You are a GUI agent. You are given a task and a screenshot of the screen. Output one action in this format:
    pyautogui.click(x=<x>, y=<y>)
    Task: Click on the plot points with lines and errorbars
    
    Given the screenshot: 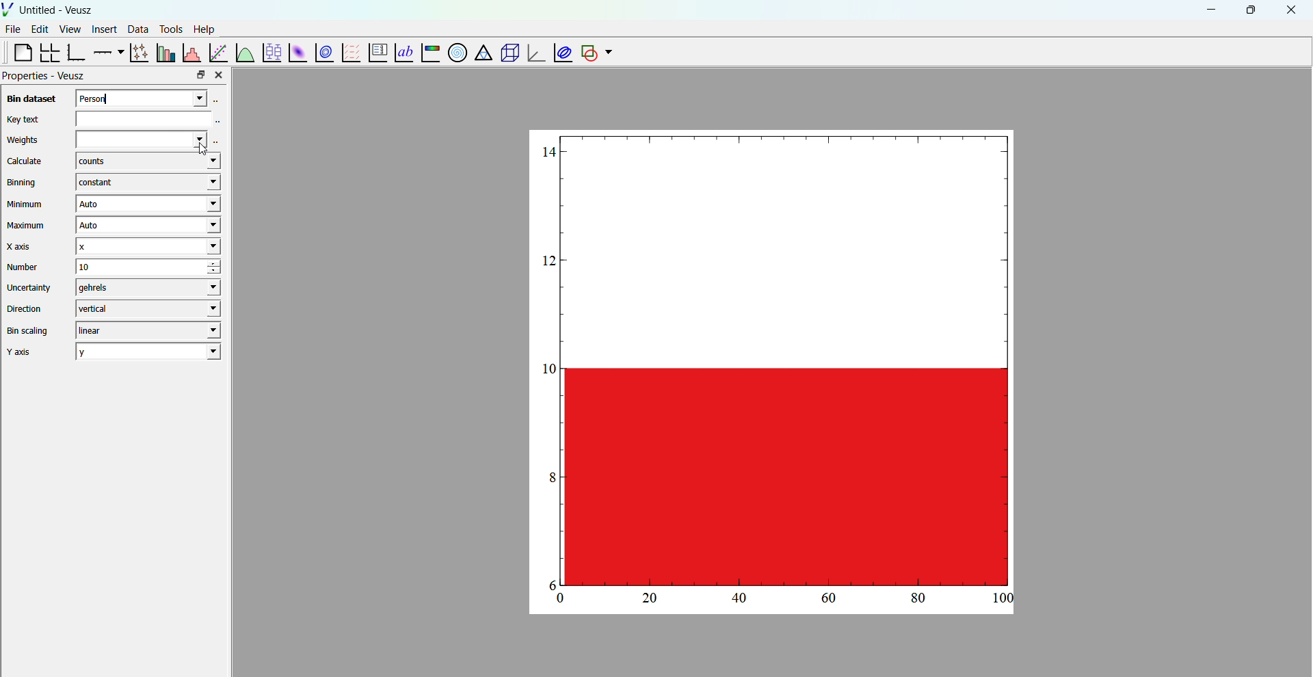 What is the action you would take?
    pyautogui.click(x=137, y=53)
    